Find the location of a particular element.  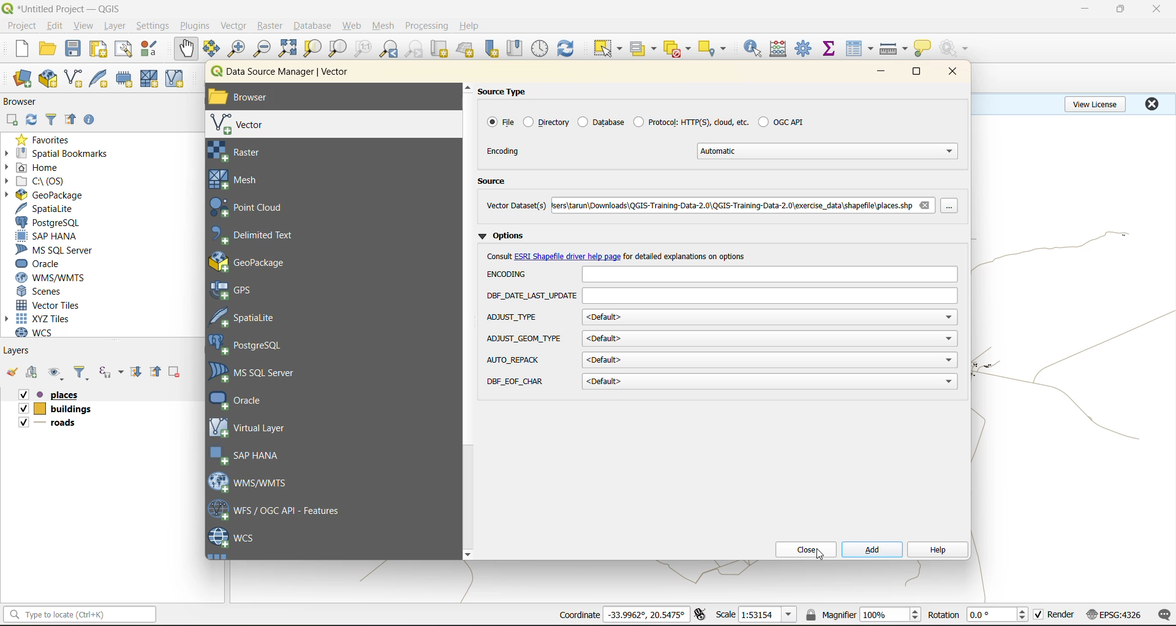

minimize is located at coordinates (881, 72).